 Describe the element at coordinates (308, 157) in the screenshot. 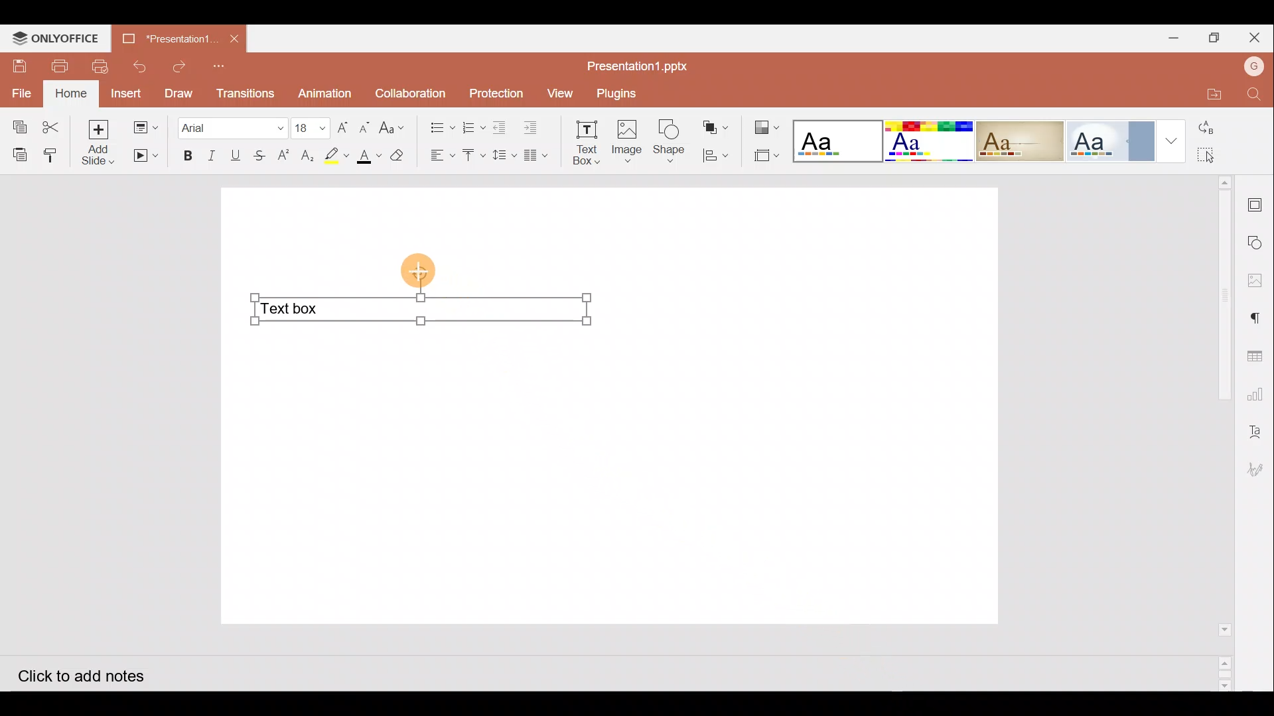

I see `Subscript` at that location.